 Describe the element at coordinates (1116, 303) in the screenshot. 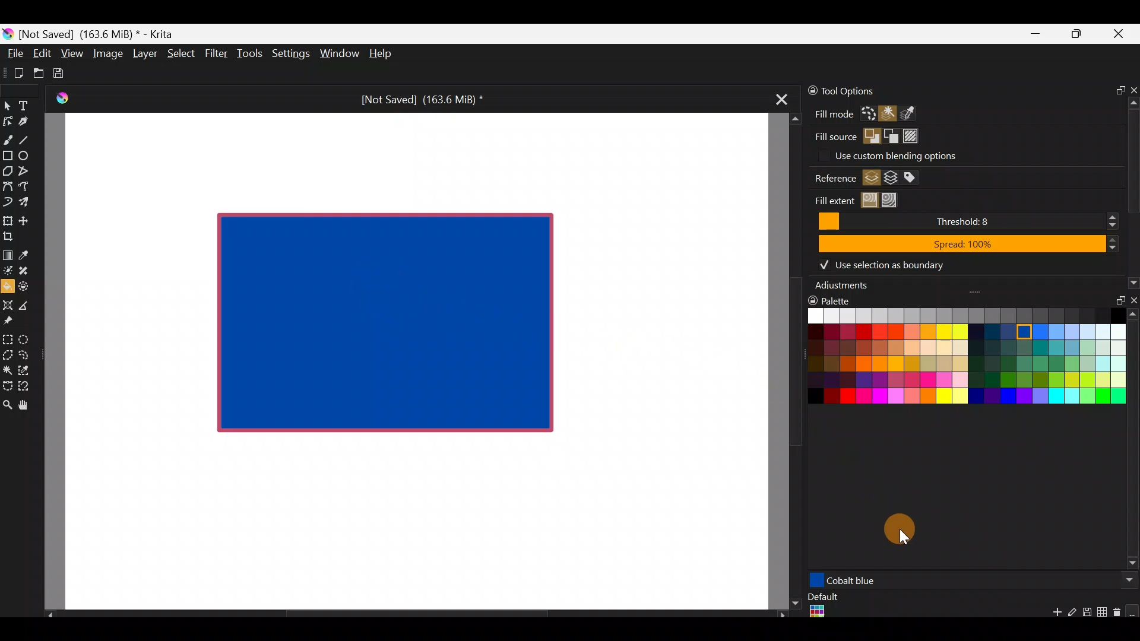

I see `Float docker` at that location.